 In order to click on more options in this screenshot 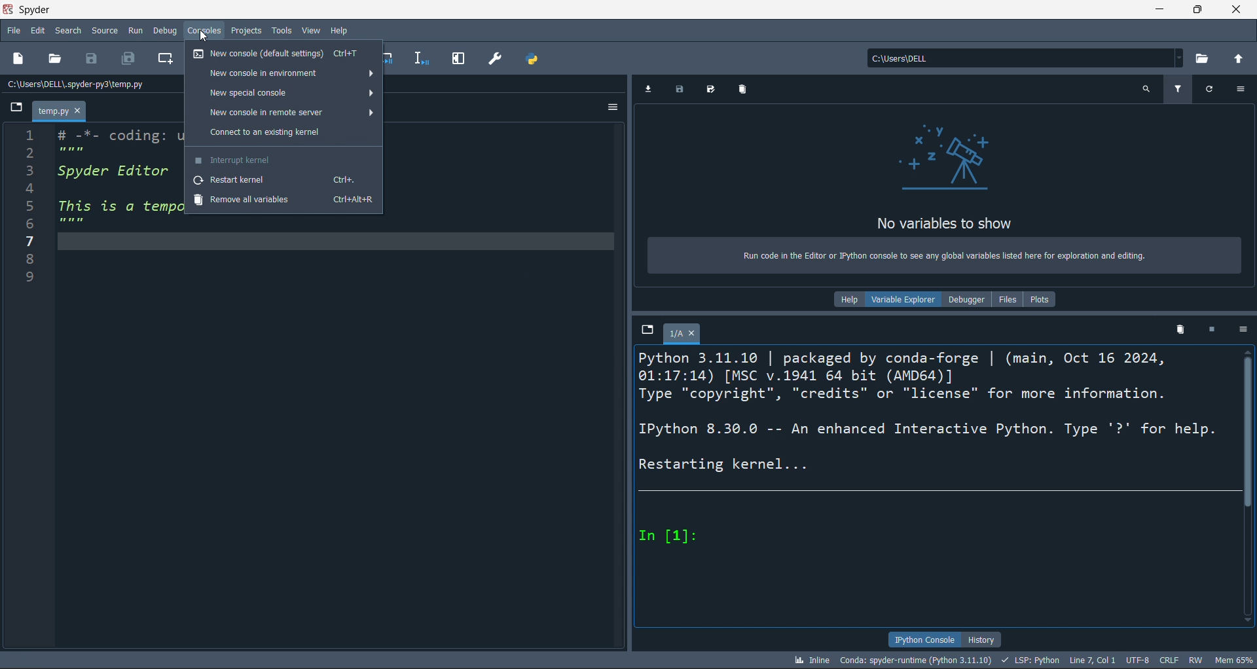, I will do `click(1243, 90)`.